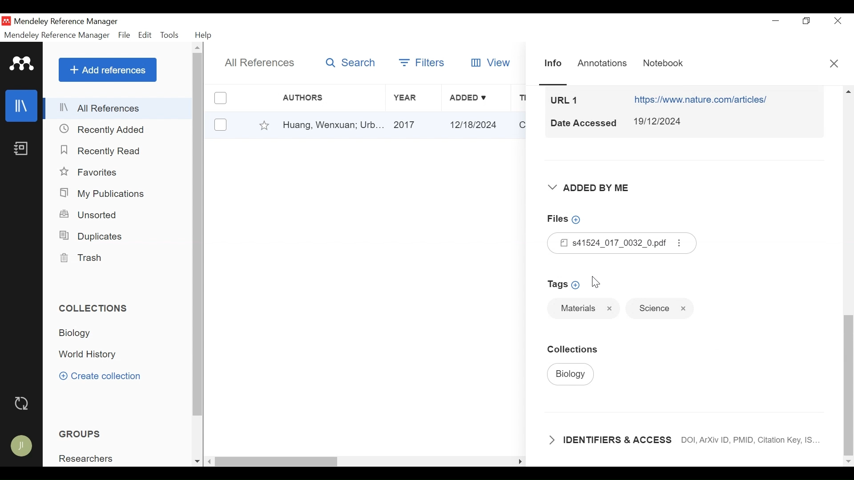 Image resolution: width=854 pixels, height=480 pixels. What do you see at coordinates (220, 124) in the screenshot?
I see `(un)select` at bounding box center [220, 124].